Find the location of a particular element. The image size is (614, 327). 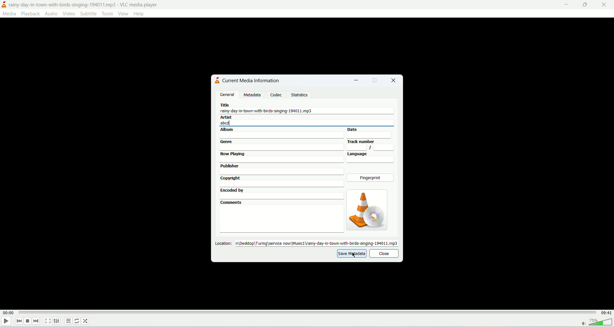

metadata is located at coordinates (252, 95).